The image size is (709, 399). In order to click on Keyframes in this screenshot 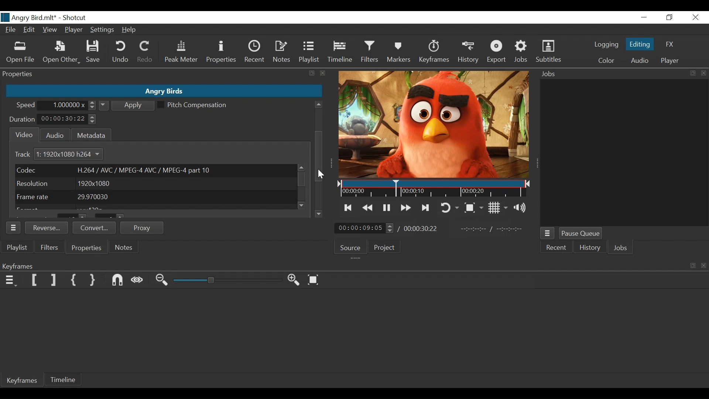, I will do `click(23, 381)`.